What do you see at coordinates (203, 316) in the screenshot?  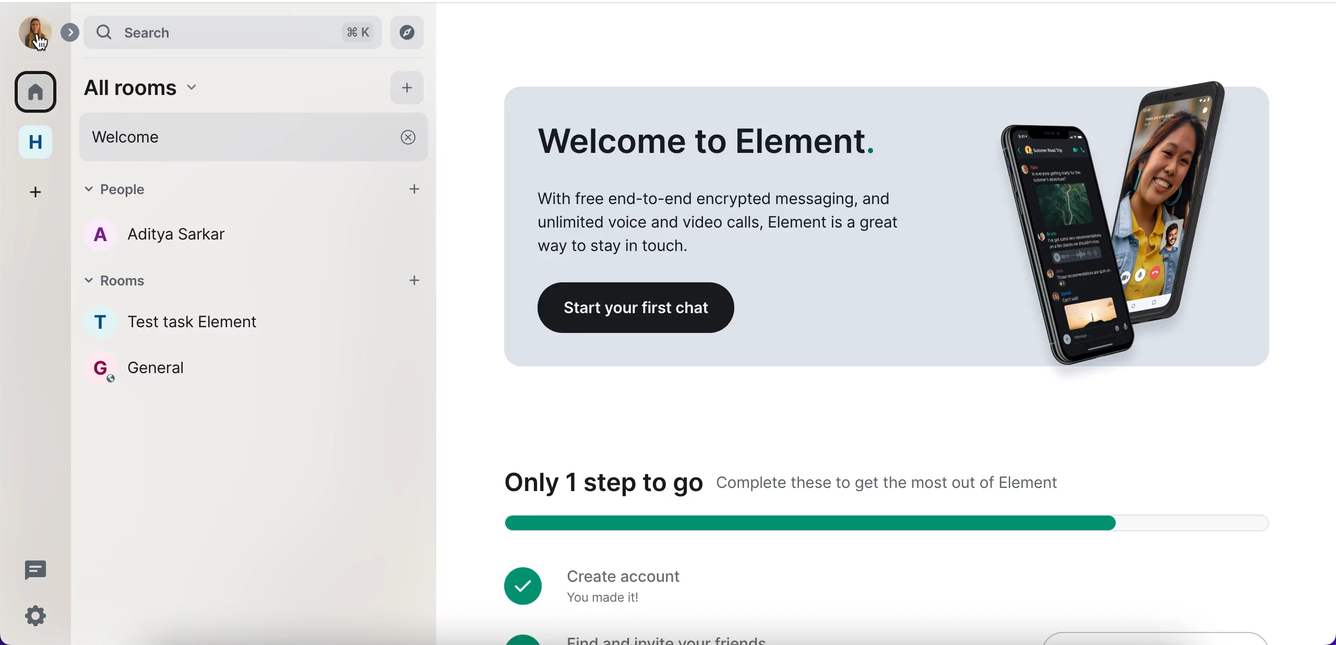 I see `rooms names` at bounding box center [203, 316].